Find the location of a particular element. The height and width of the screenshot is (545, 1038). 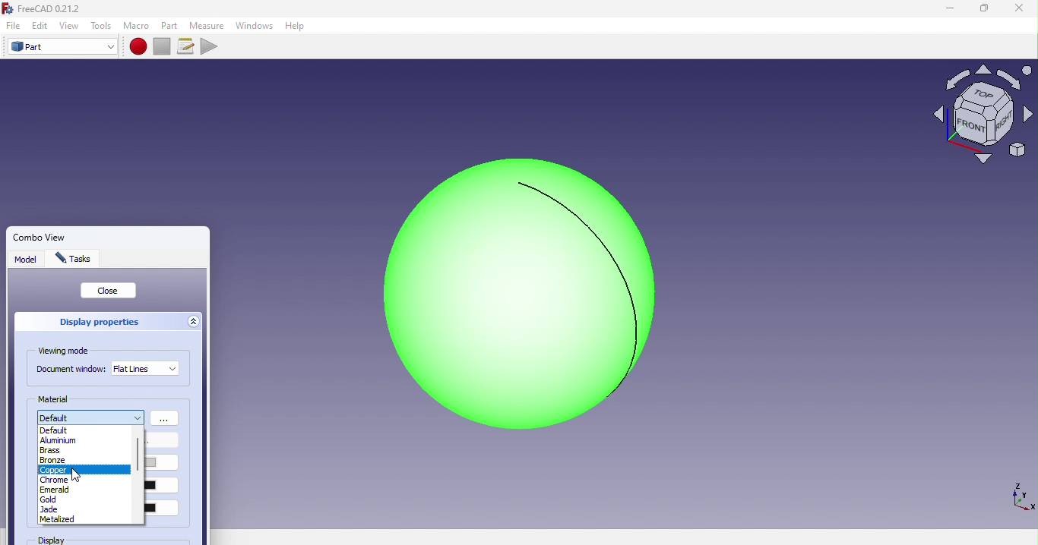

Measure is located at coordinates (207, 26).